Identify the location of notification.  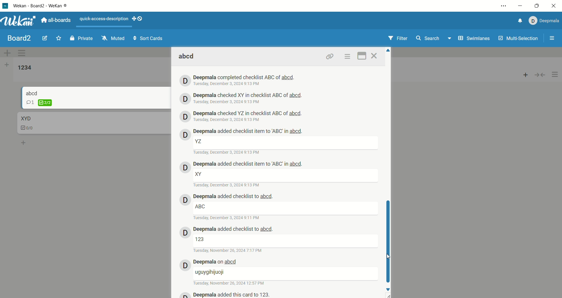
(518, 22).